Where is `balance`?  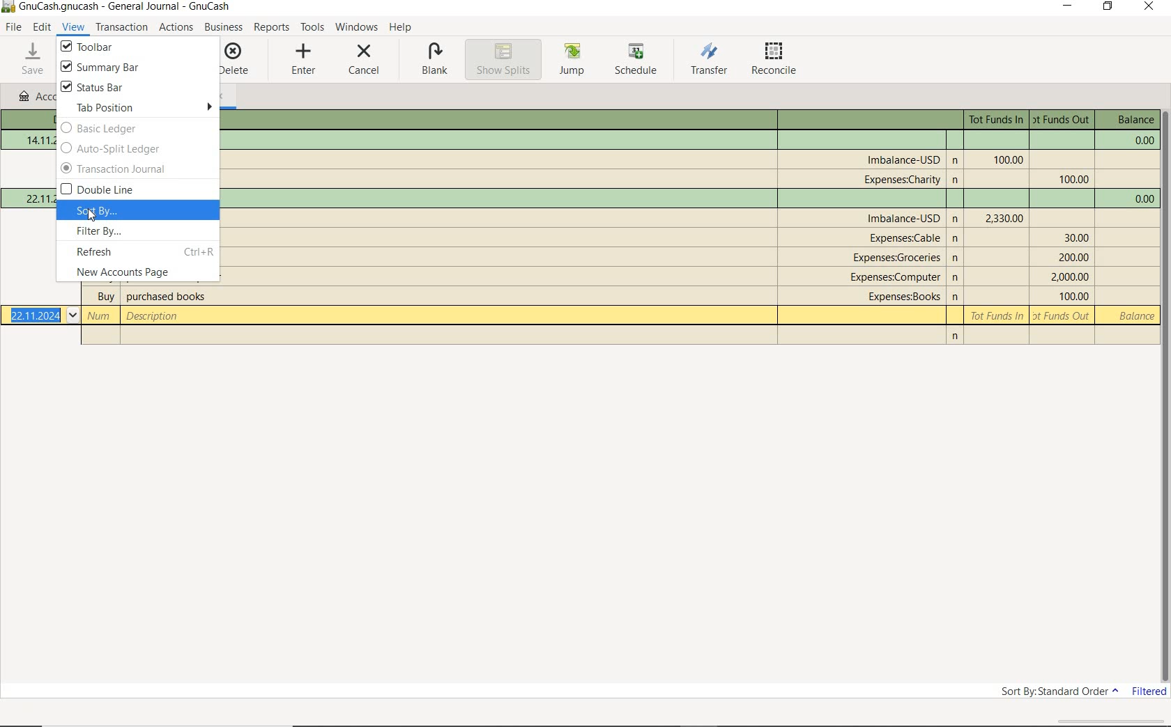
balance is located at coordinates (1141, 199).